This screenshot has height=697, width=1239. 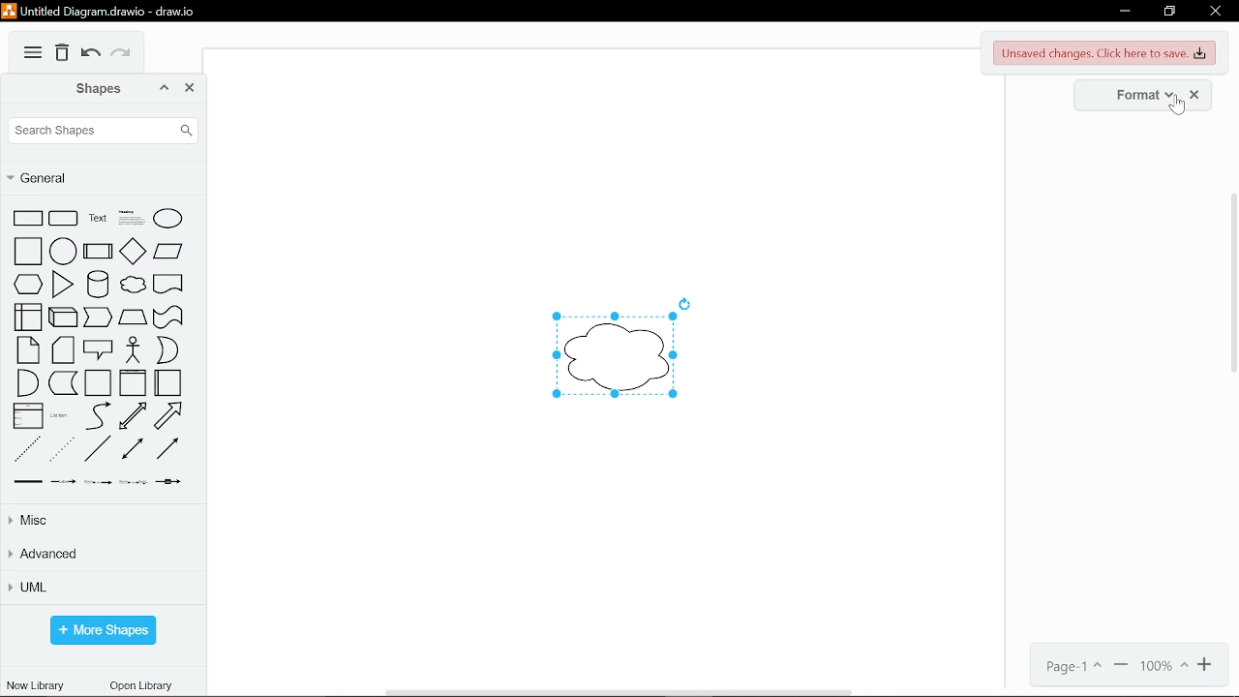 What do you see at coordinates (28, 284) in the screenshot?
I see `hexagon` at bounding box center [28, 284].